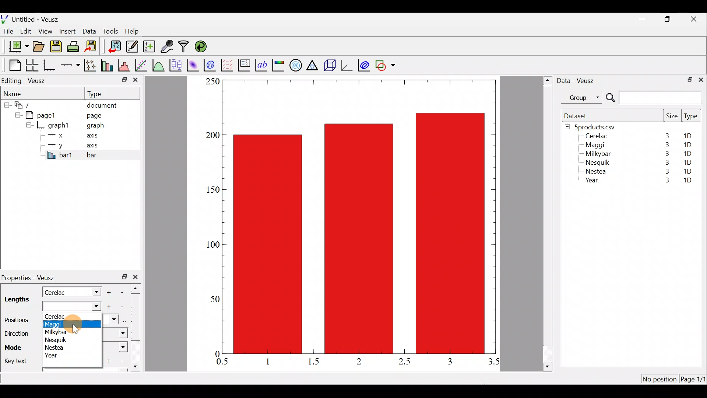 Image resolution: width=707 pixels, height=398 pixels. I want to click on 50, so click(214, 298).